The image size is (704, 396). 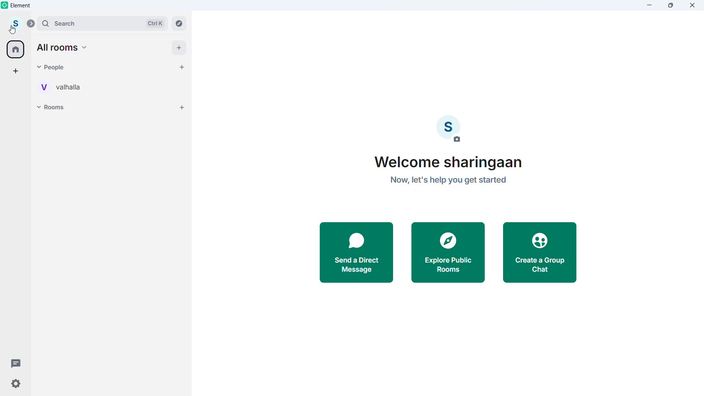 What do you see at coordinates (12, 30) in the screenshot?
I see `Cursor ` at bounding box center [12, 30].